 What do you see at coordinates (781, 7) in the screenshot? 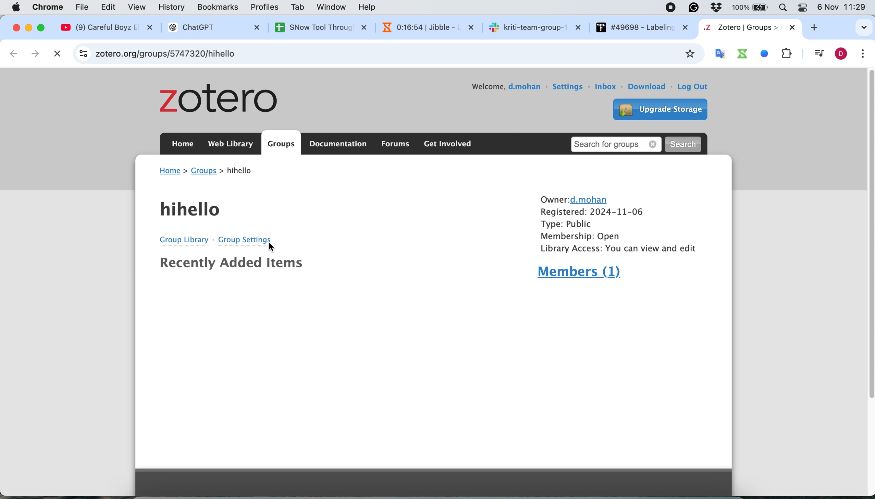
I see `Search Bar` at bounding box center [781, 7].